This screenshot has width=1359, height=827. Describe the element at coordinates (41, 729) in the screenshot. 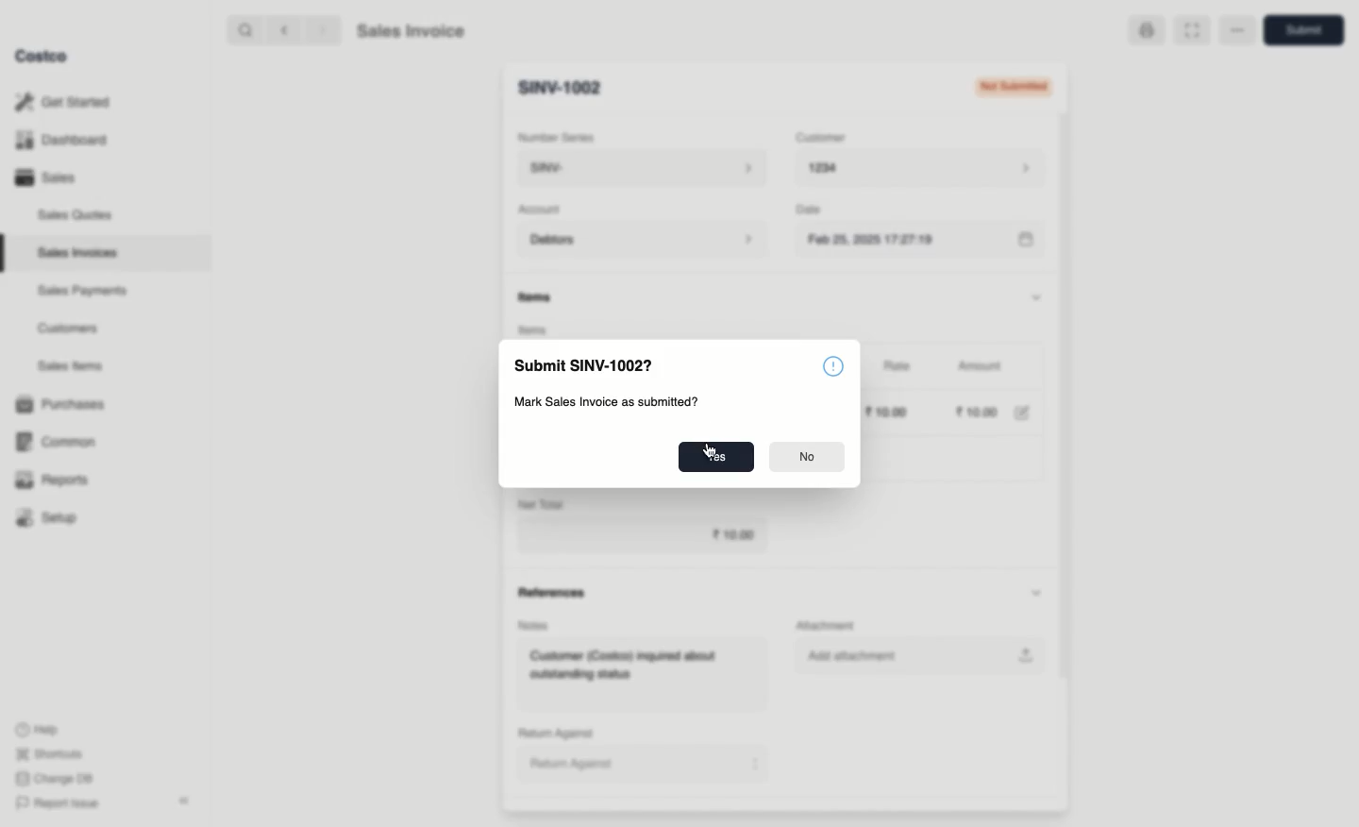

I see `Help` at that location.